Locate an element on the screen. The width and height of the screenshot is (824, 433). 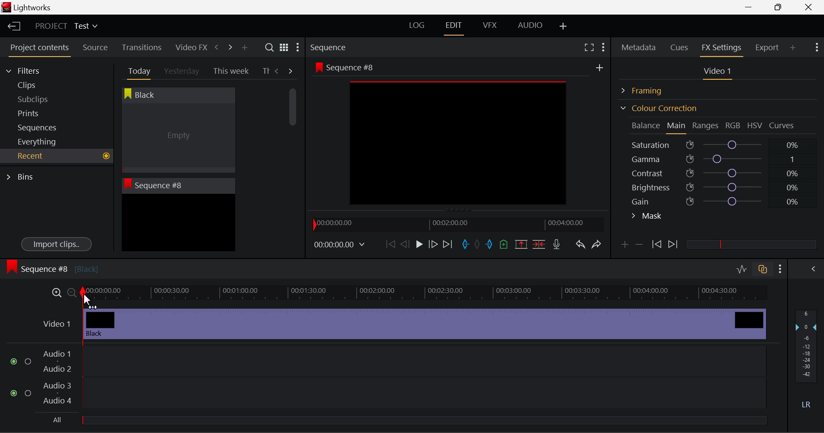
Close is located at coordinates (810, 7).